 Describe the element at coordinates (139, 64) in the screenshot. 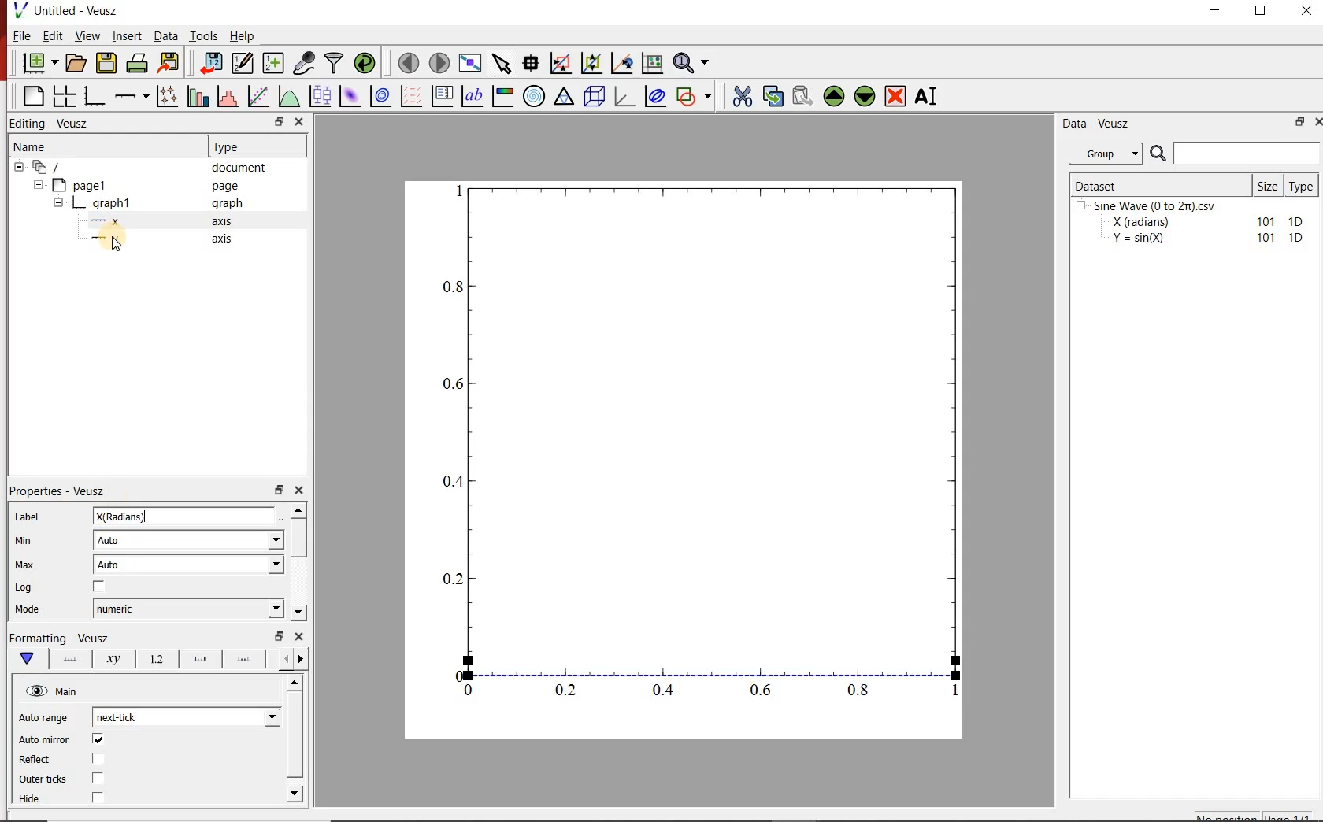

I see `print` at that location.